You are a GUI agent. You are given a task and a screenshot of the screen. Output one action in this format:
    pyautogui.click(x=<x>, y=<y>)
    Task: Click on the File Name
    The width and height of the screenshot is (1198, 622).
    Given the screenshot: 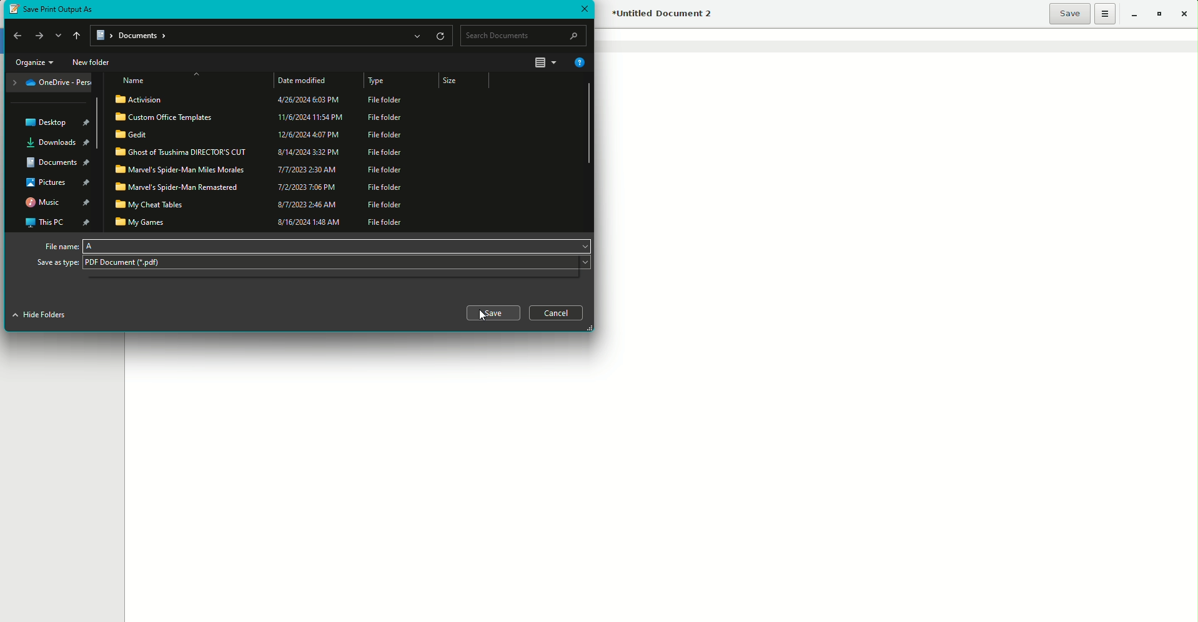 What is the action you would take?
    pyautogui.click(x=315, y=244)
    